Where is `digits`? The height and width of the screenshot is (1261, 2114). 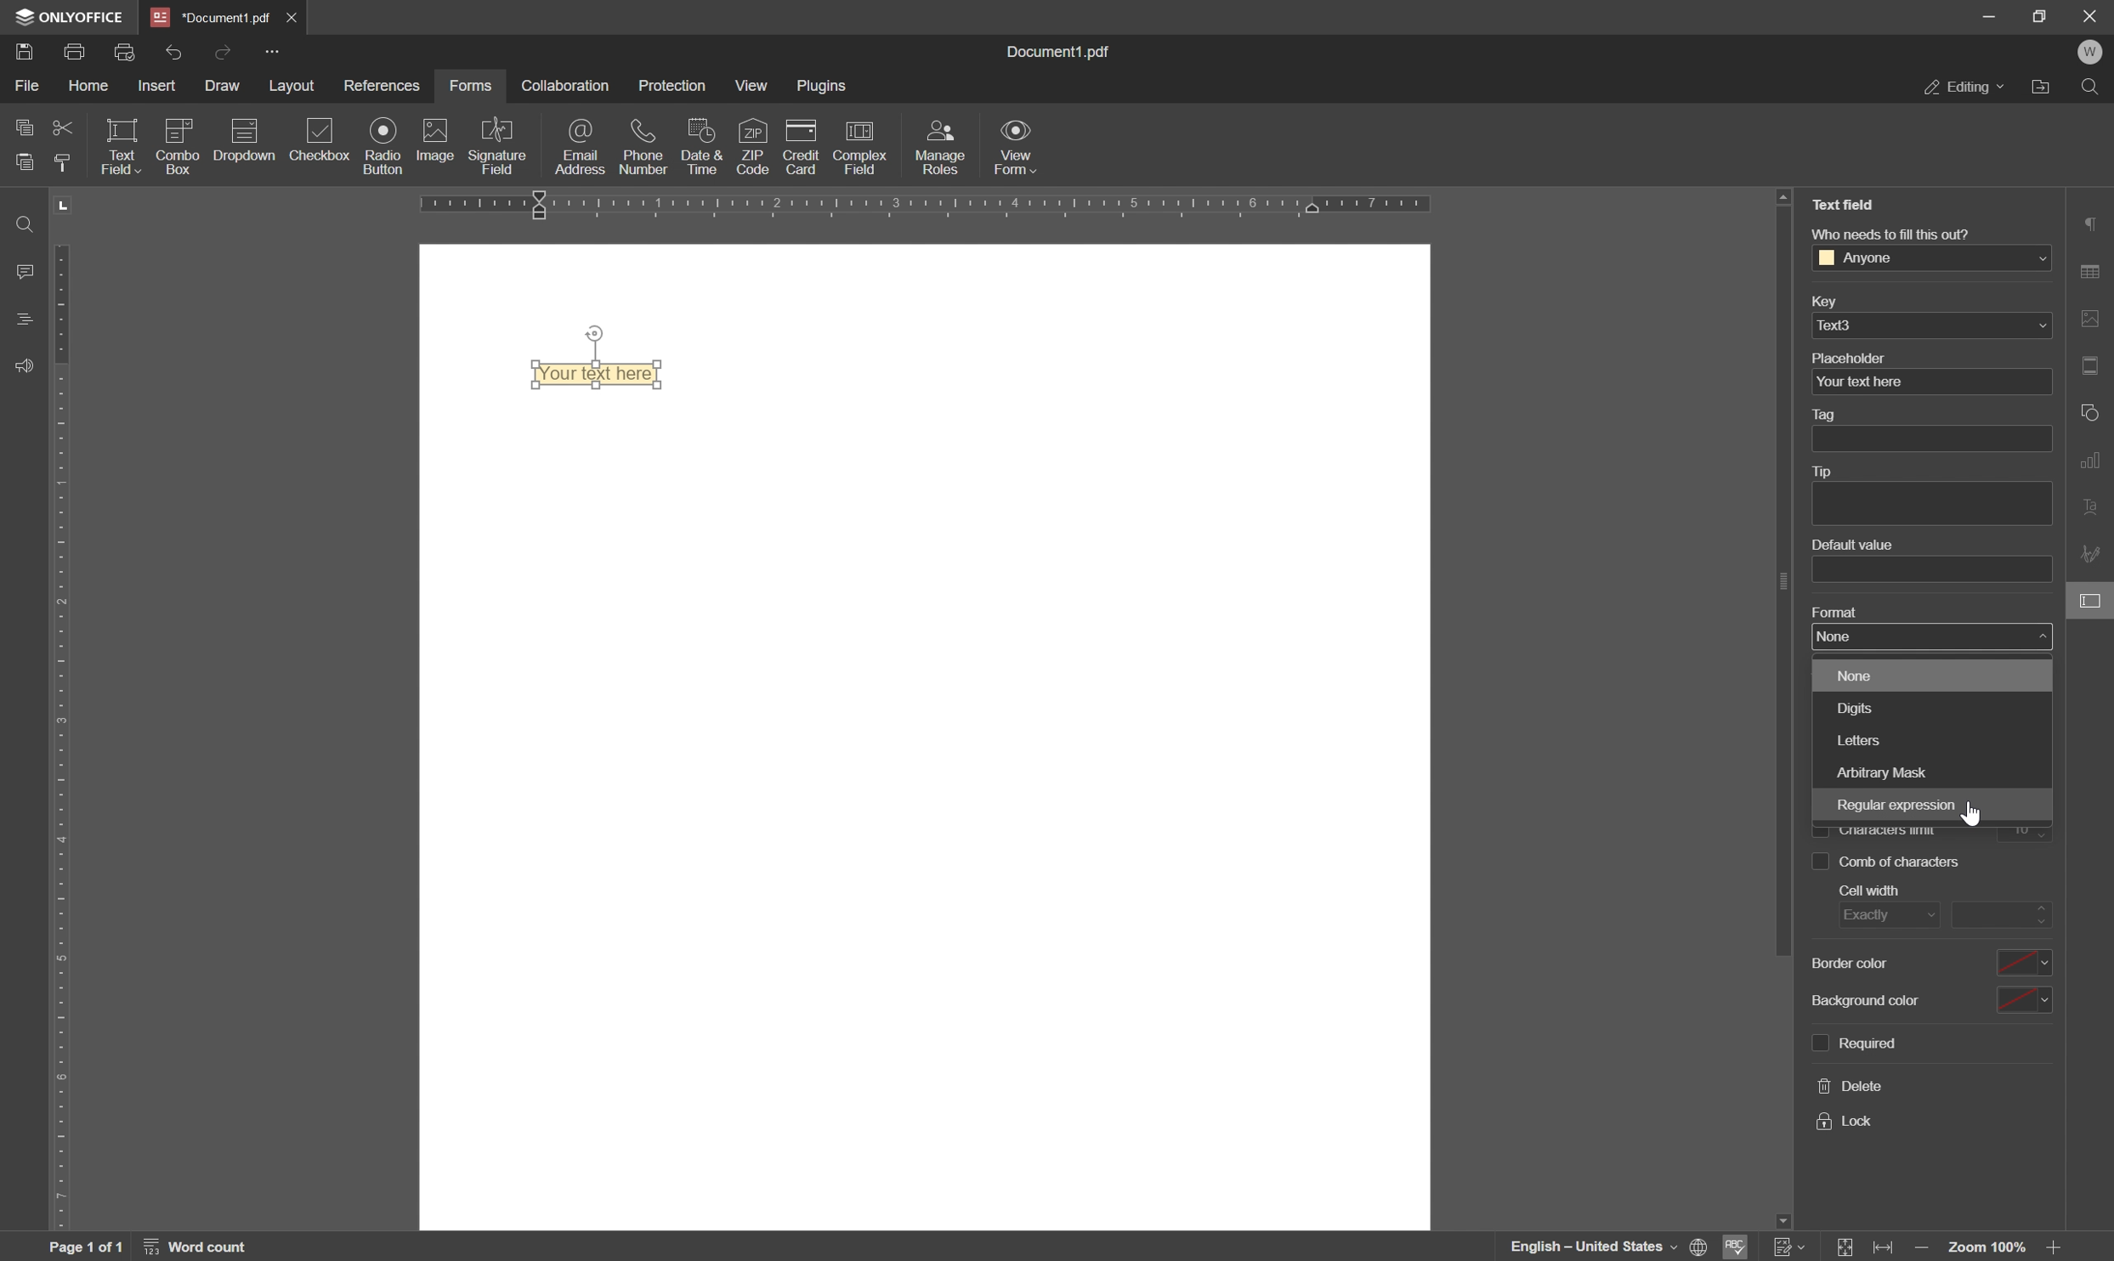
digits is located at coordinates (1849, 708).